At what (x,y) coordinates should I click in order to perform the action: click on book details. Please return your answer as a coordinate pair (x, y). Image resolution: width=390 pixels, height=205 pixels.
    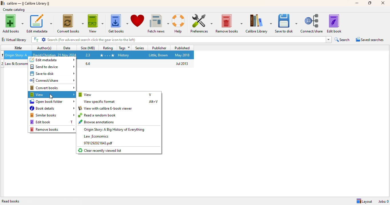
    Looking at the image, I should click on (52, 108).